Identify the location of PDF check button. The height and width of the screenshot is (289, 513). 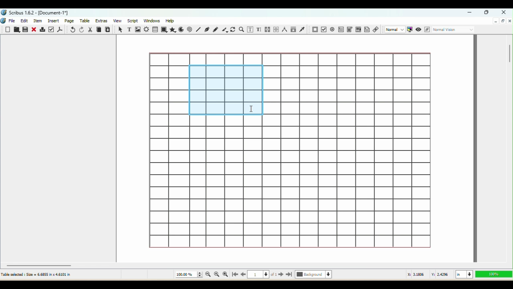
(332, 29).